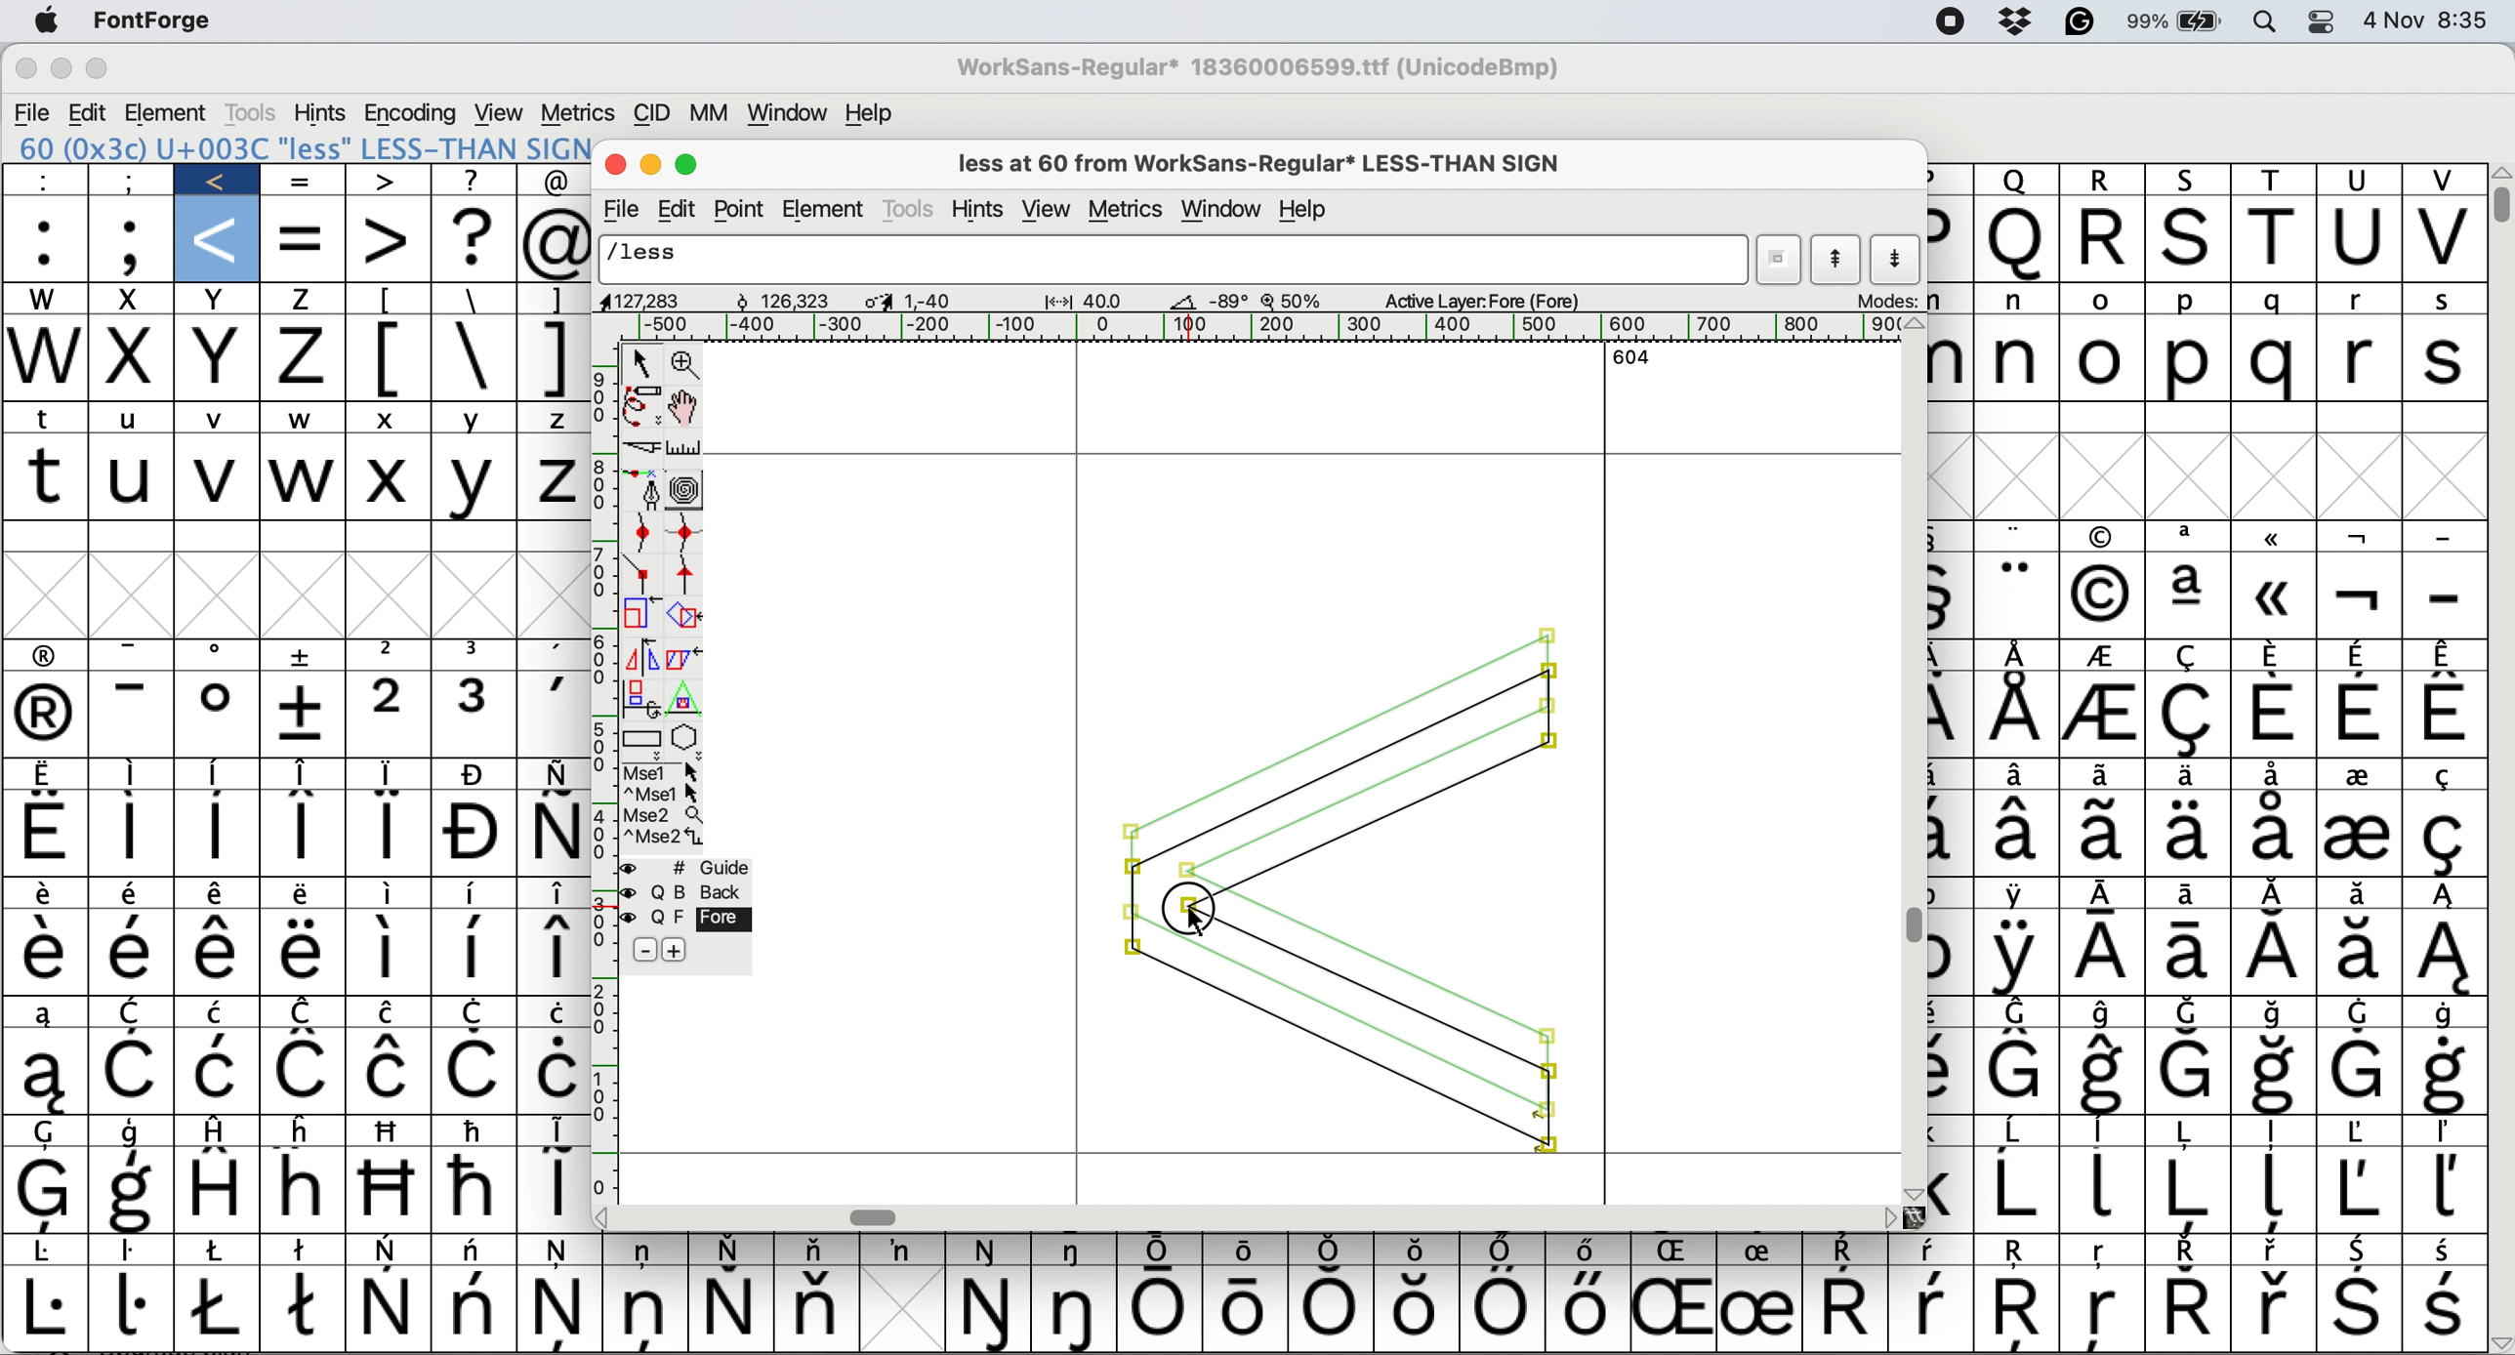  Describe the element at coordinates (131, 181) in the screenshot. I see `;` at that location.